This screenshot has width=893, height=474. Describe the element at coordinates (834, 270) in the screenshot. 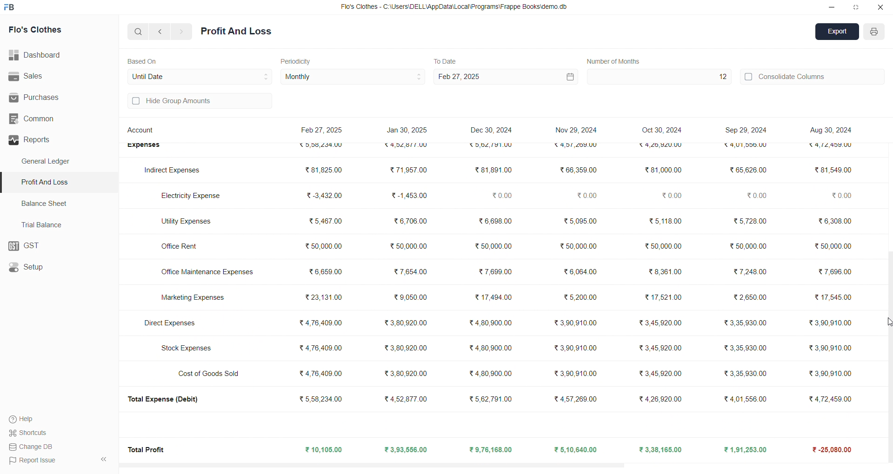

I see `37,696.00` at that location.